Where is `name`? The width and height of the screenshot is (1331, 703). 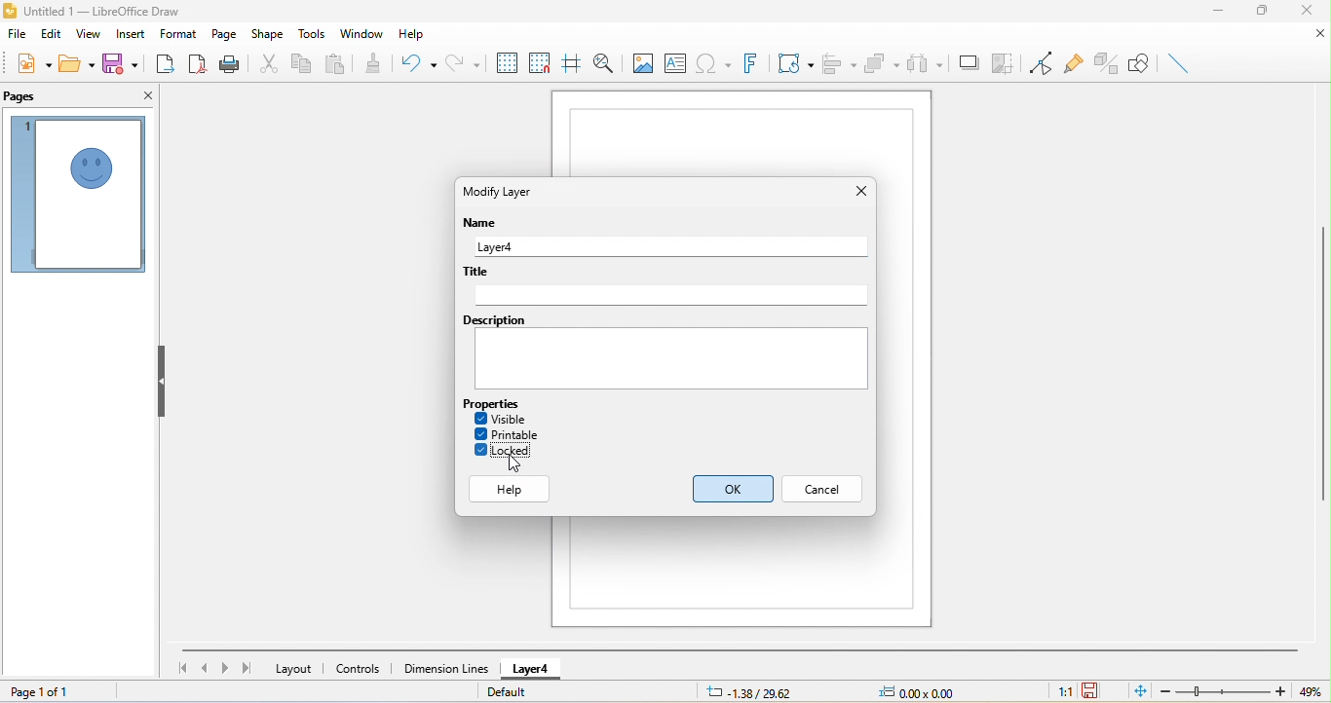 name is located at coordinates (480, 225).